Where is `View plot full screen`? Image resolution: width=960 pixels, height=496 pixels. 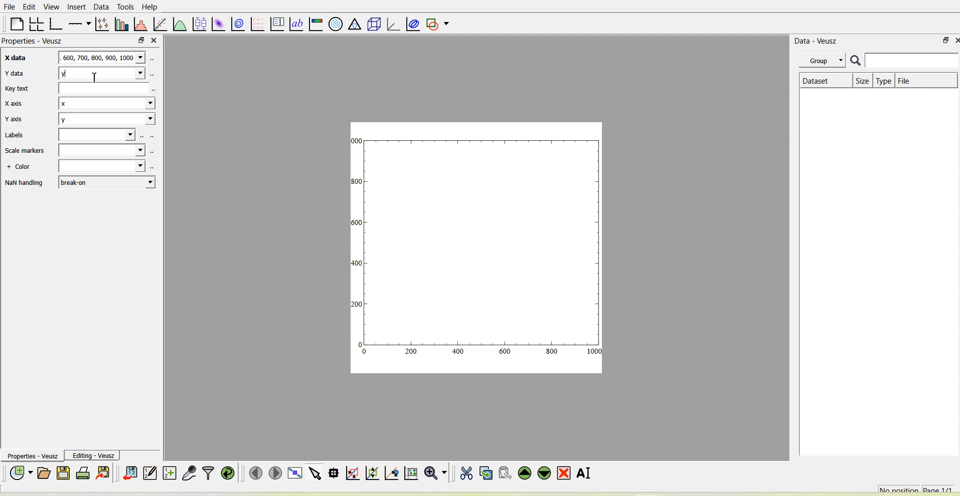
View plot full screen is located at coordinates (295, 473).